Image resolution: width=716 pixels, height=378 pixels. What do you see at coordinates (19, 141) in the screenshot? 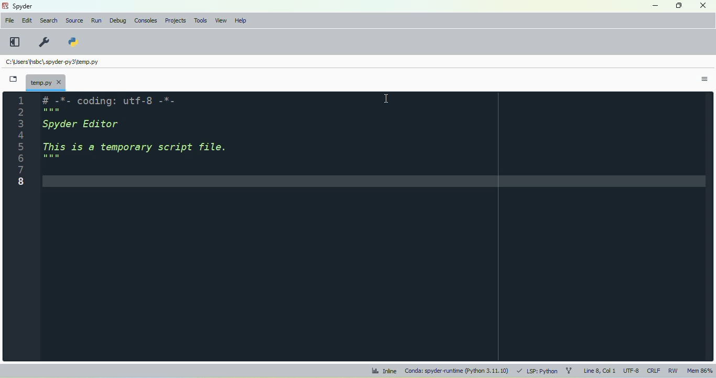
I see `line numbers` at bounding box center [19, 141].